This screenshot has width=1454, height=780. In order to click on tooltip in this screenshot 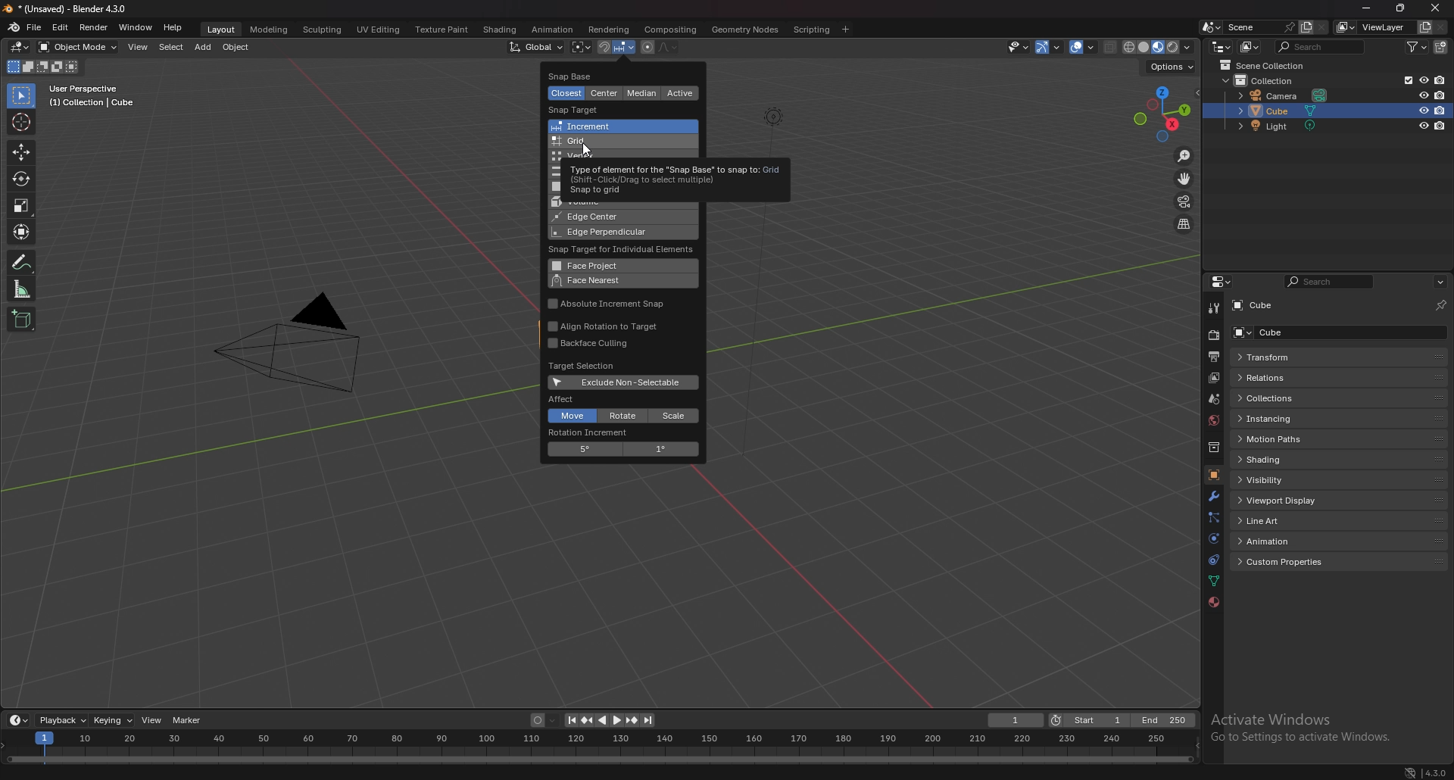, I will do `click(672, 176)`.